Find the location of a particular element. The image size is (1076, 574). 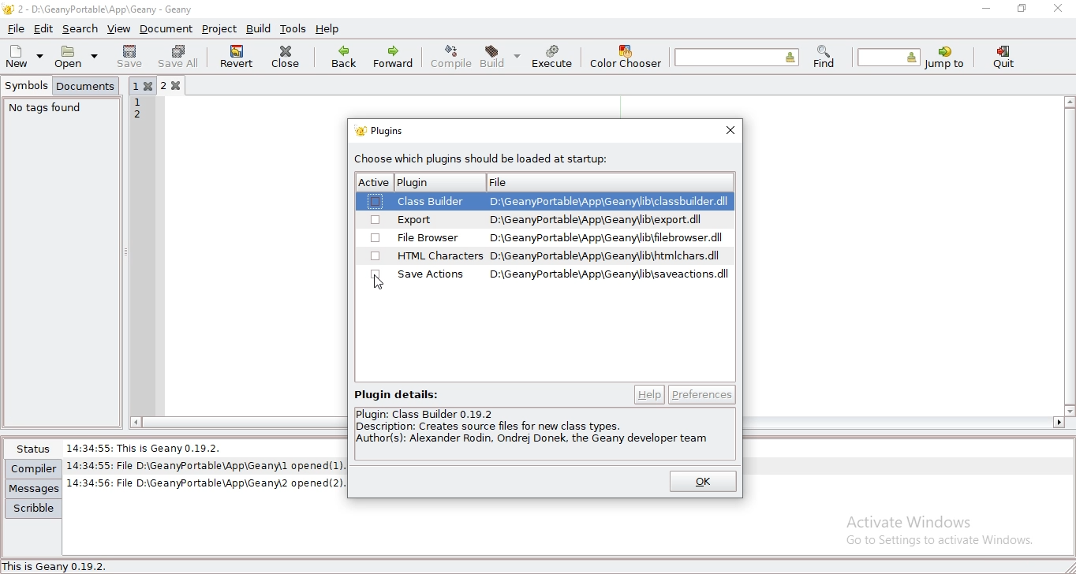

jump to is located at coordinates (943, 58).